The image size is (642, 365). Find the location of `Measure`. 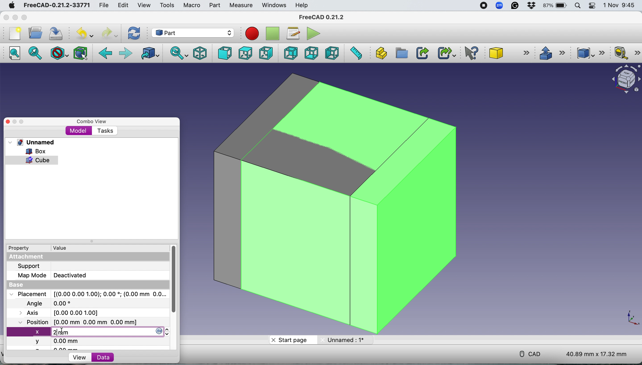

Measure is located at coordinates (242, 6).